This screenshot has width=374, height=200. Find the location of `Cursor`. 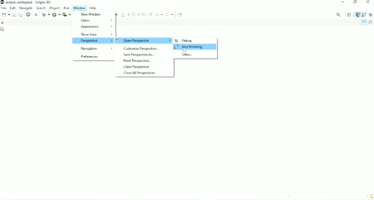

Cursor is located at coordinates (184, 50).